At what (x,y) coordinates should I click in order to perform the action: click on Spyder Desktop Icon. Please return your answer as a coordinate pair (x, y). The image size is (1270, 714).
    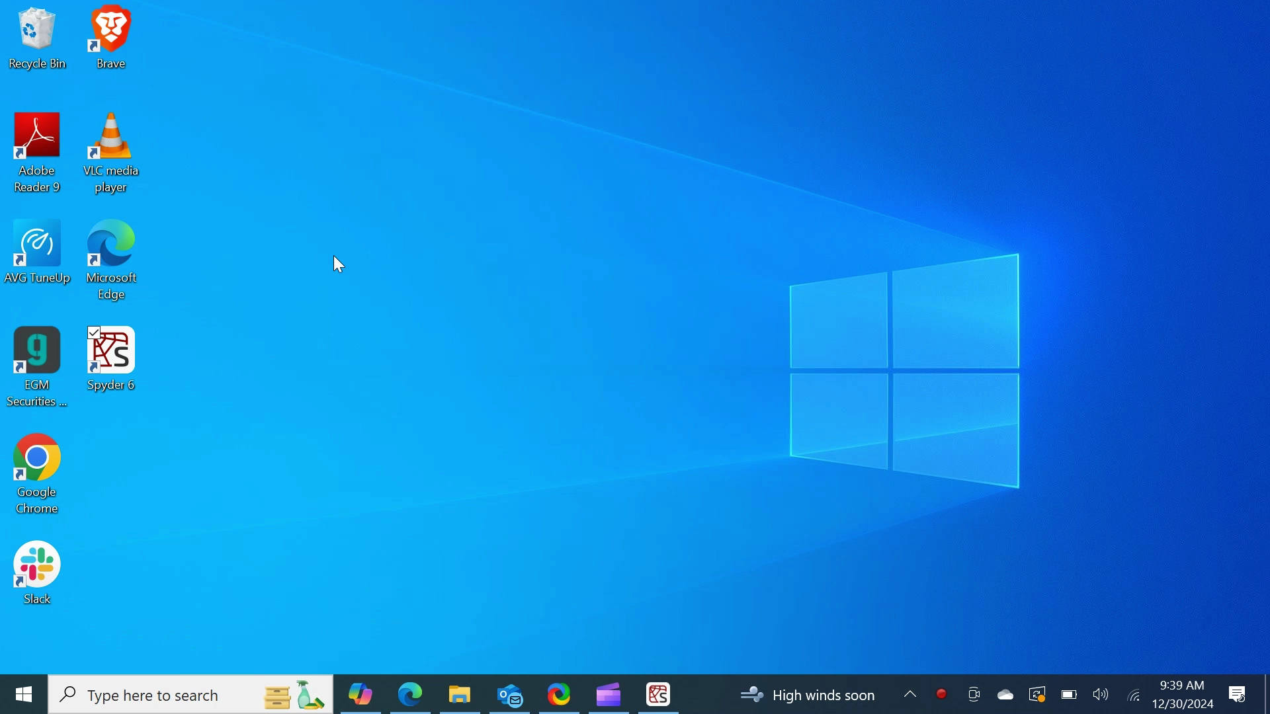
    Looking at the image, I should click on (112, 361).